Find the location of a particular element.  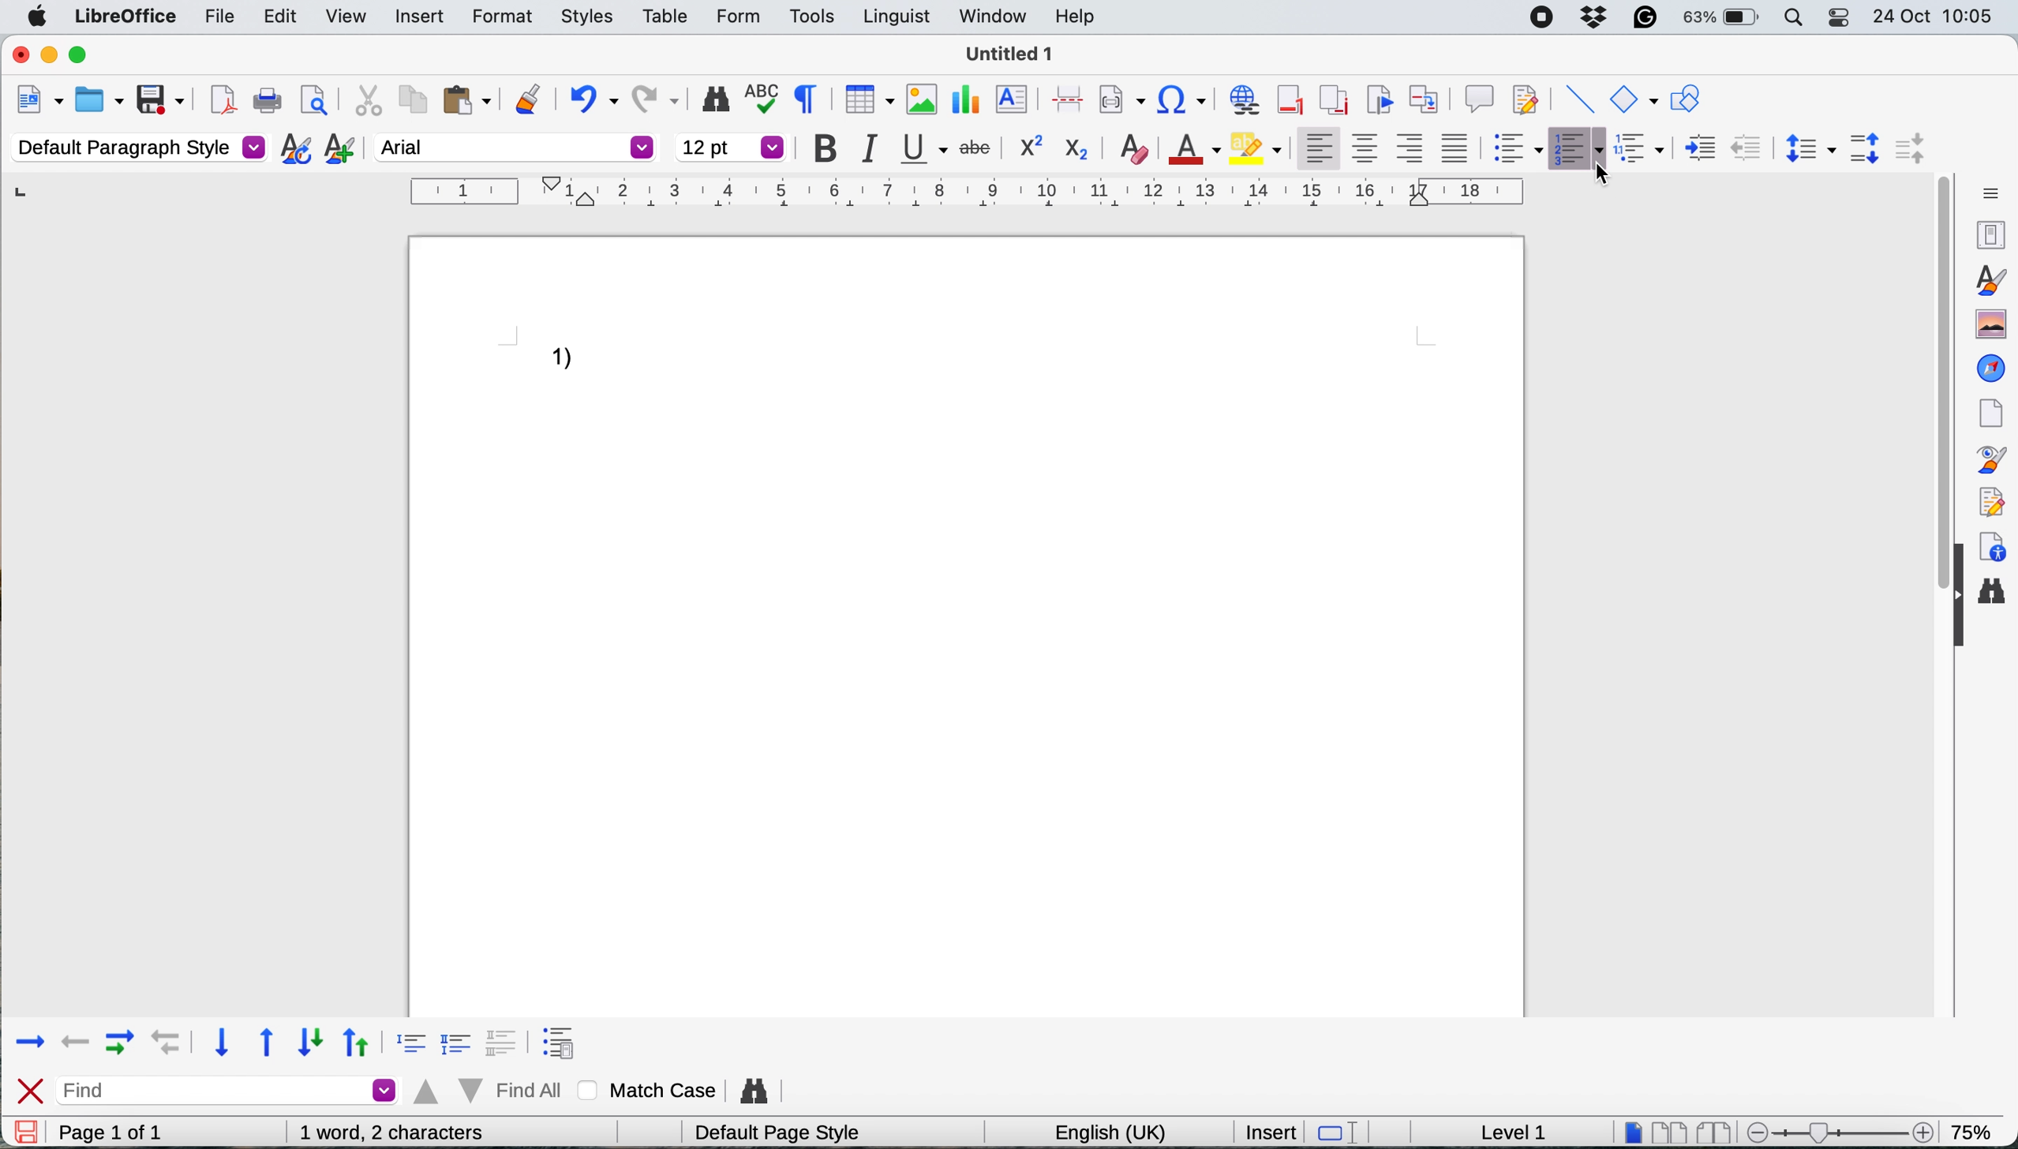

insert image is located at coordinates (919, 98).